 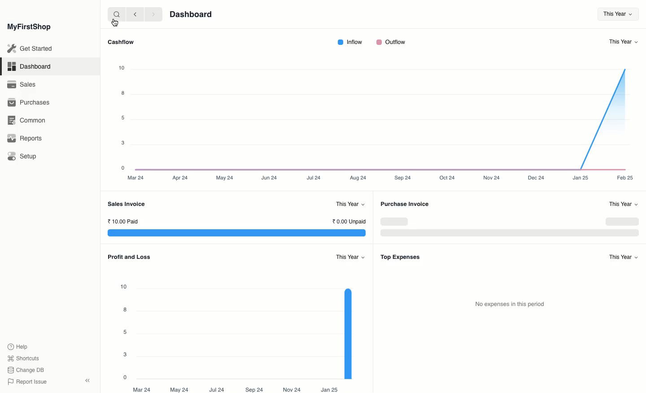 I want to click on Dec 24, so click(x=536, y=178).